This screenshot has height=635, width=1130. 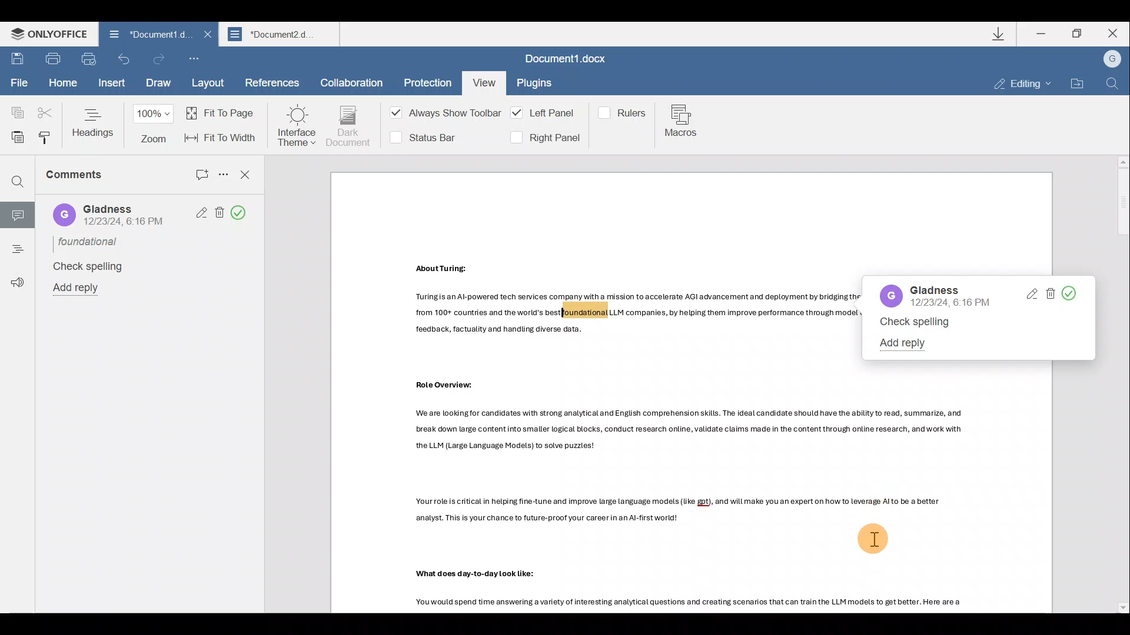 I want to click on foundational, so click(x=89, y=241).